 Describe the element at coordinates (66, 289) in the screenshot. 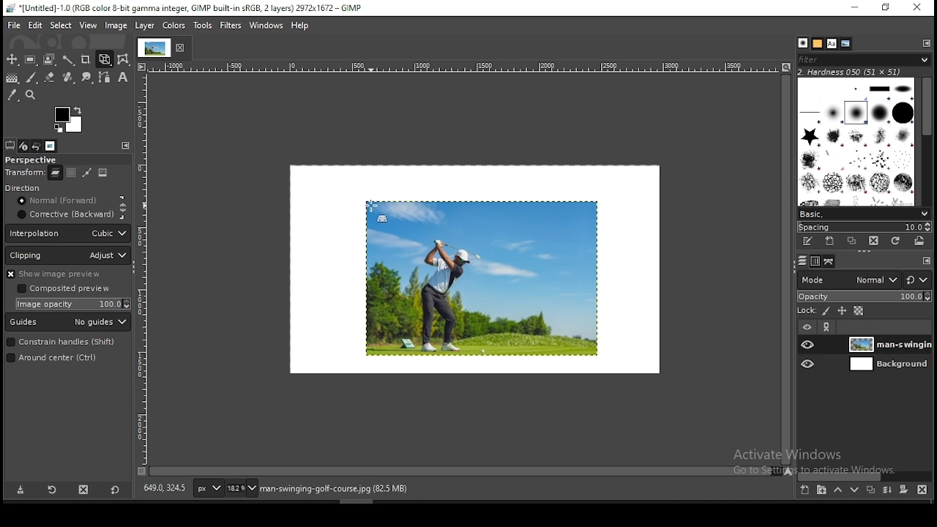

I see `composite preview` at that location.